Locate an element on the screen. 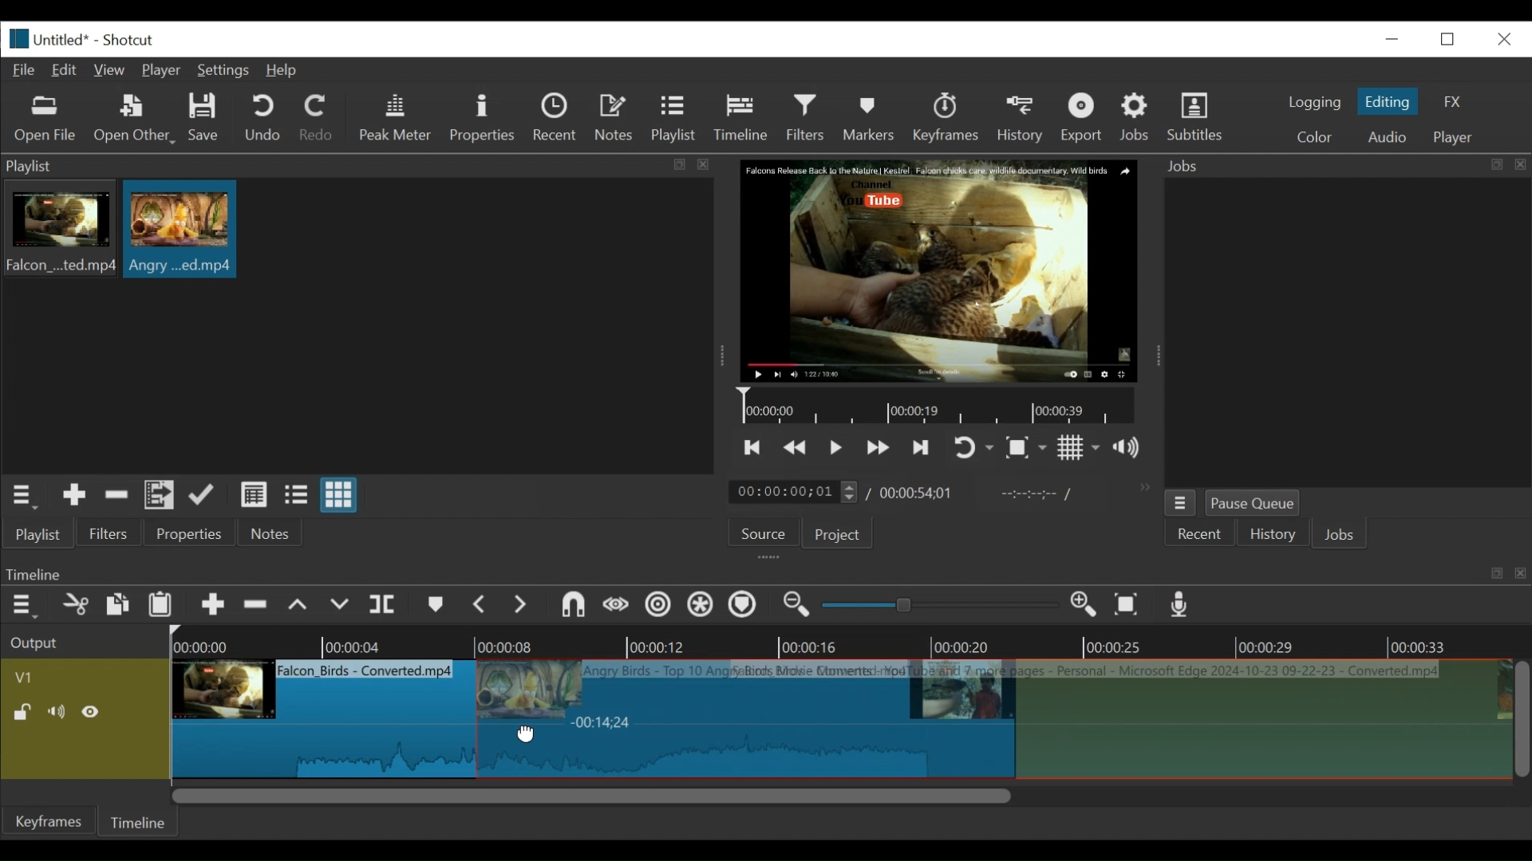 The image size is (1532, 861). media viewer is located at coordinates (937, 270).